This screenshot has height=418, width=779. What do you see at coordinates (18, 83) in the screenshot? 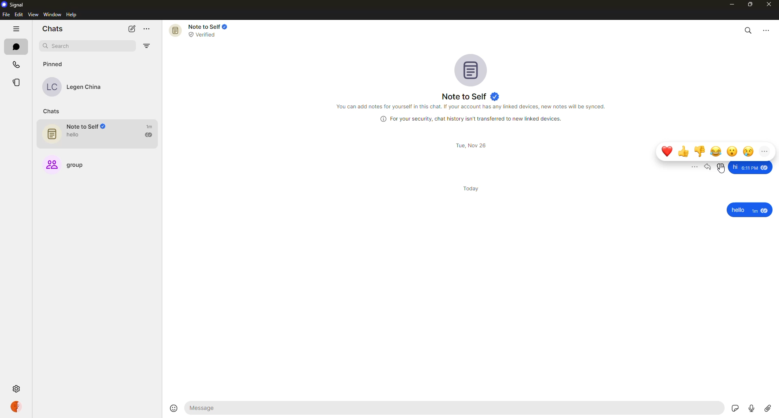
I see `stories` at bounding box center [18, 83].